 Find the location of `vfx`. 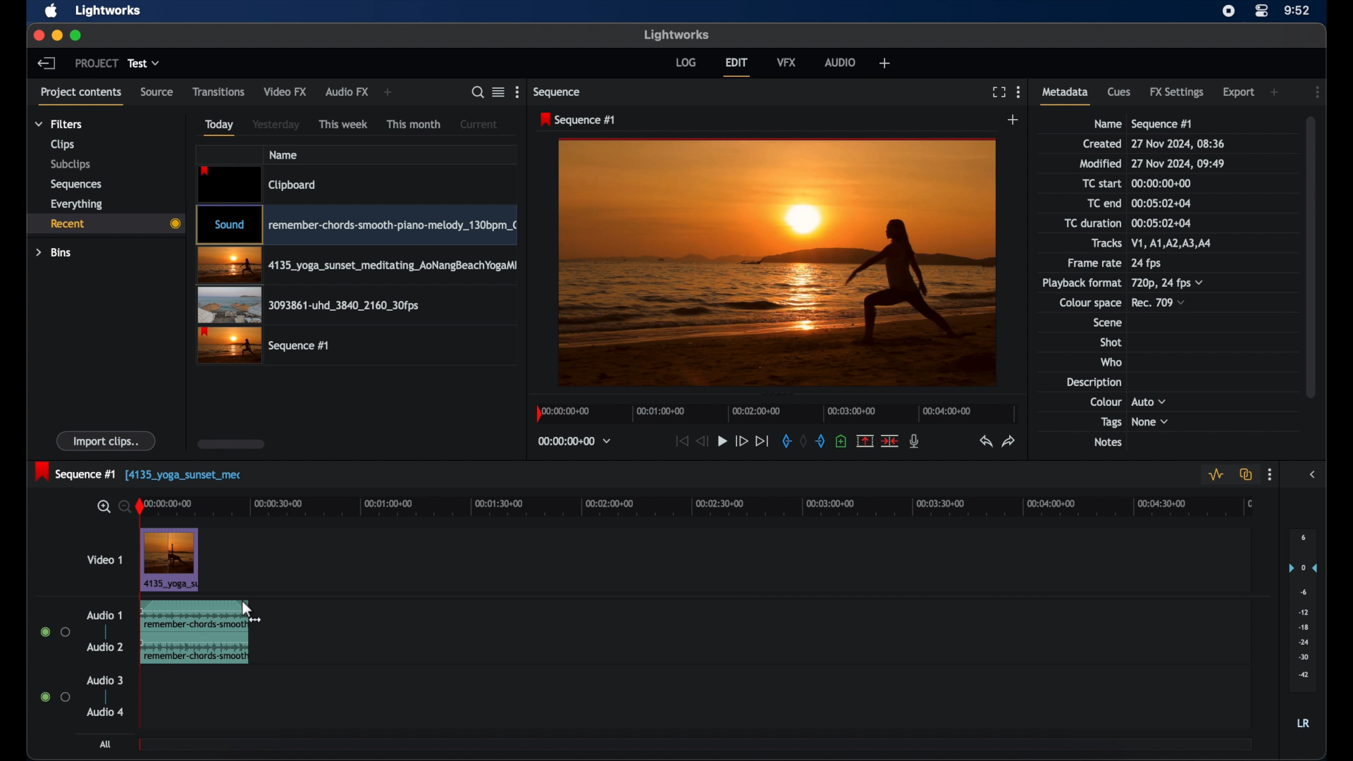

vfx is located at coordinates (787, 61).